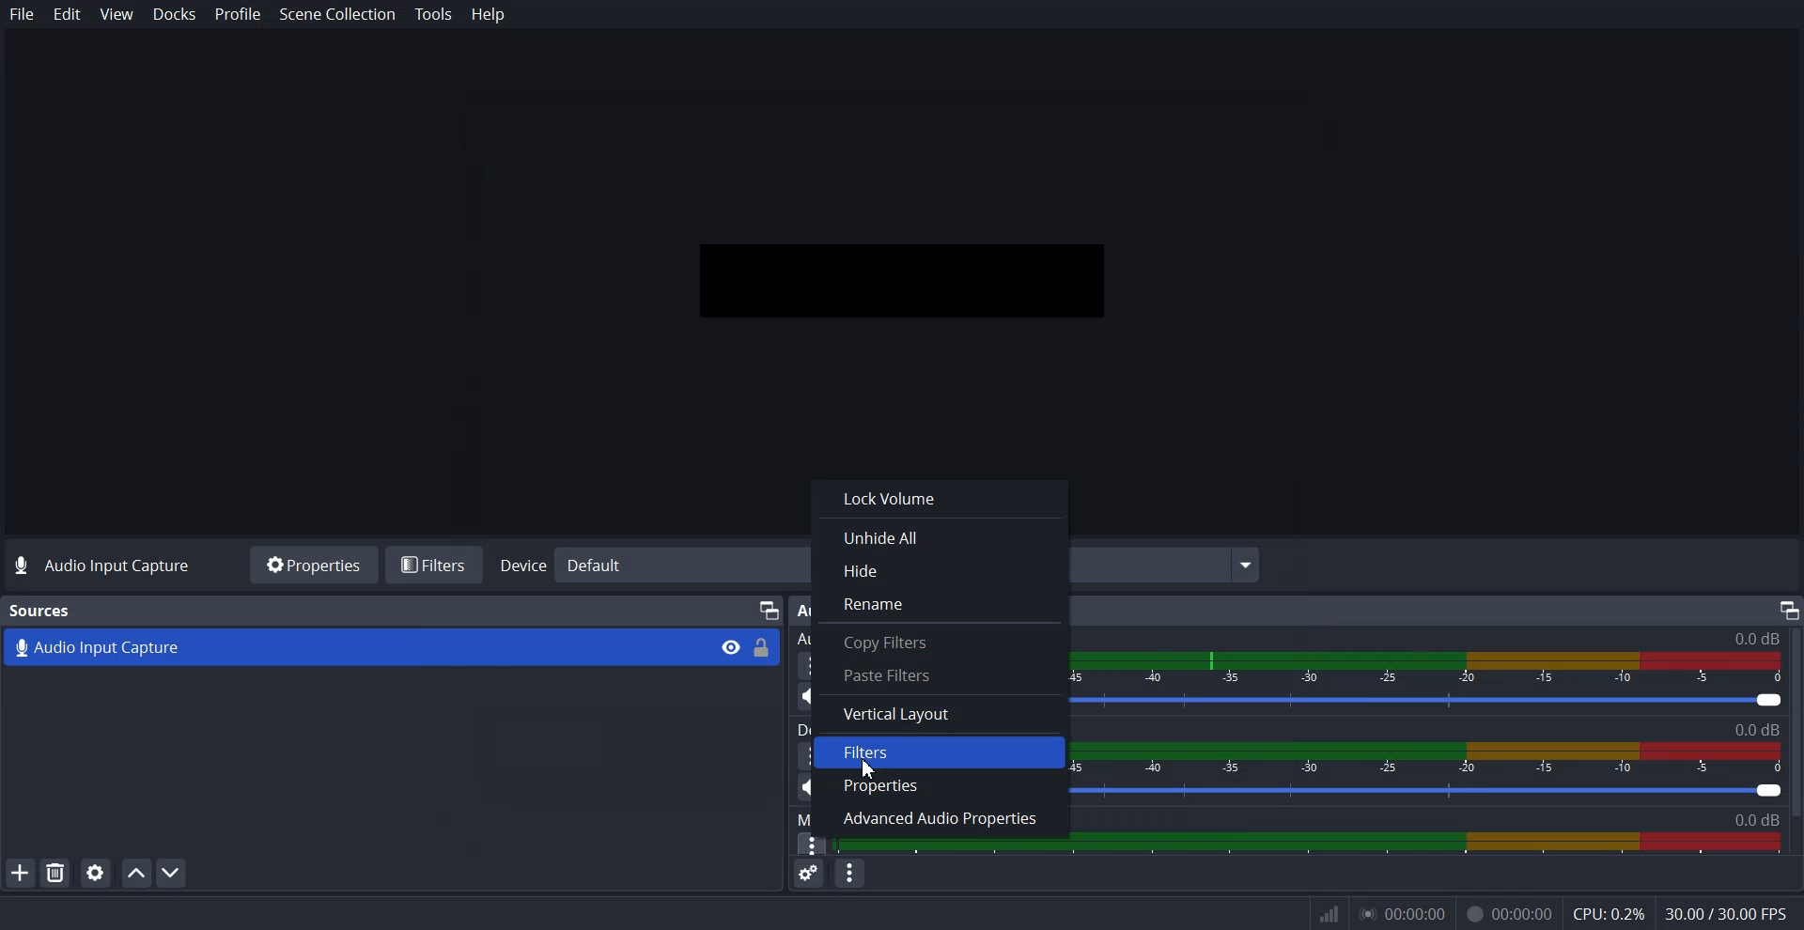 This screenshot has height=930, width=1804. I want to click on 30.00/300, so click(1733, 915).